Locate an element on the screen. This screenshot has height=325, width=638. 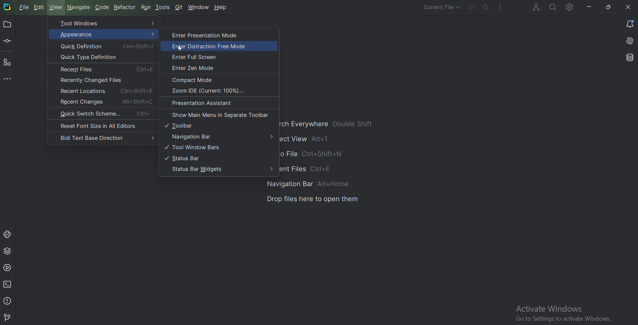
Navigation bar is located at coordinates (221, 136).